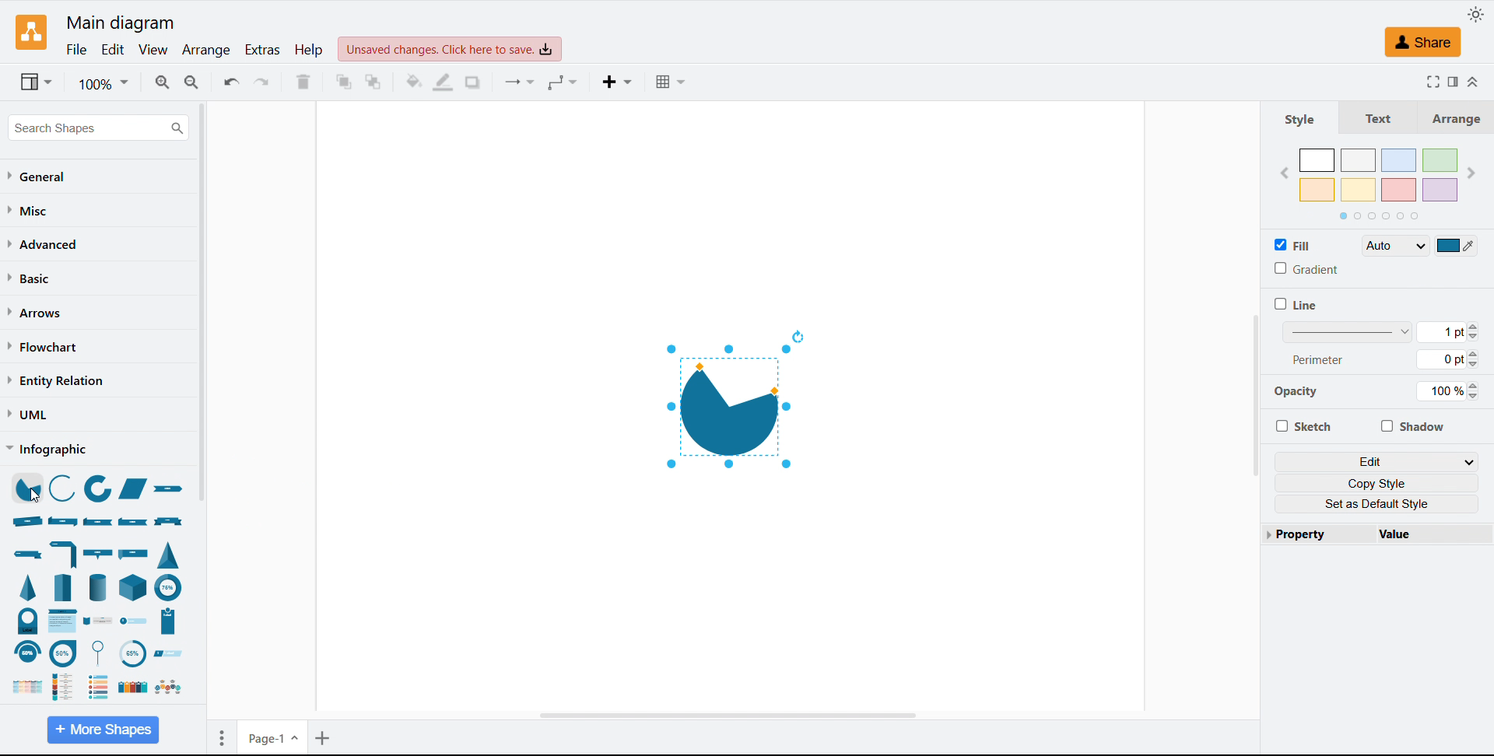  What do you see at coordinates (1455, 334) in the screenshot?
I see `1 pt` at bounding box center [1455, 334].